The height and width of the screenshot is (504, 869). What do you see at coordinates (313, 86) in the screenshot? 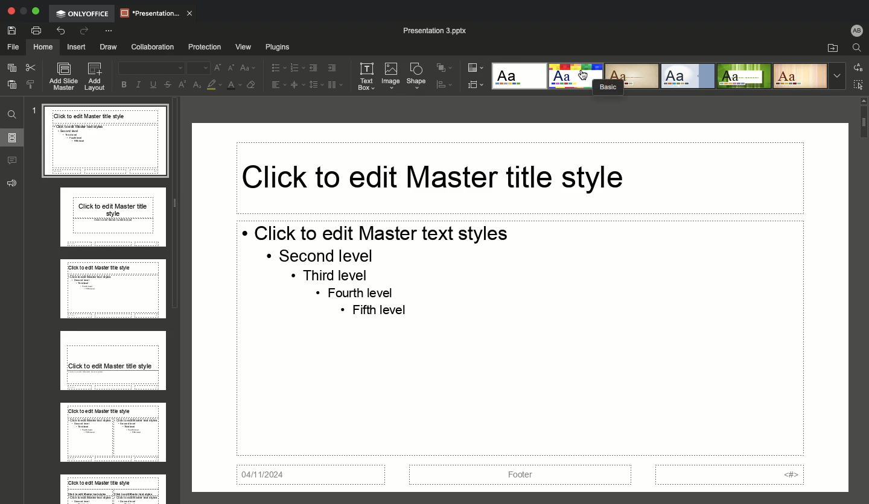
I see `Line spacing` at bounding box center [313, 86].